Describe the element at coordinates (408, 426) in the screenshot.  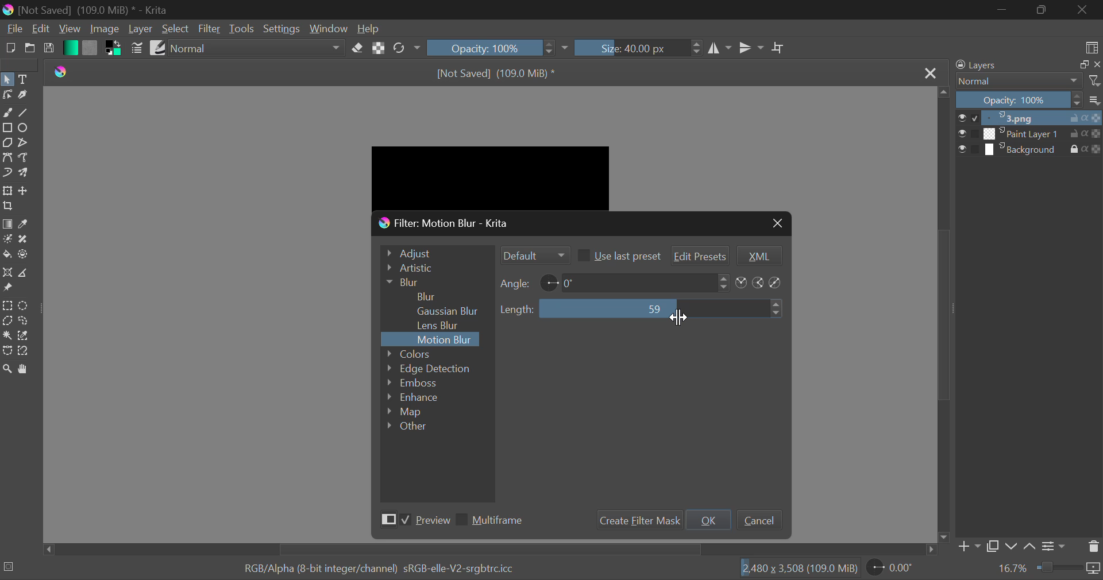
I see `Other` at that location.